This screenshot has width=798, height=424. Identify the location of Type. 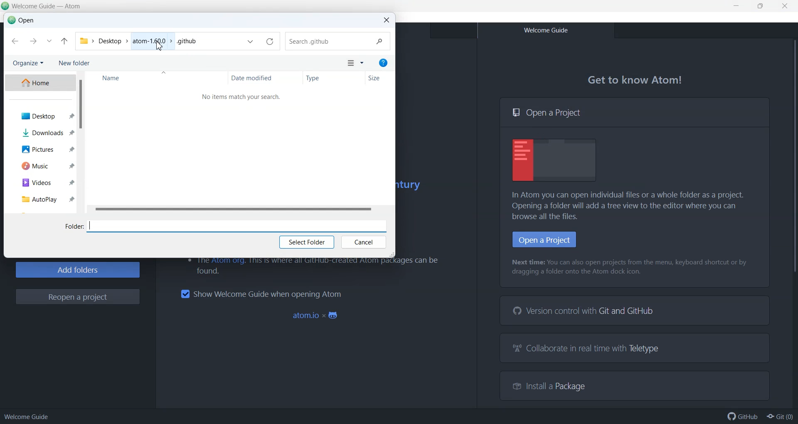
(333, 78).